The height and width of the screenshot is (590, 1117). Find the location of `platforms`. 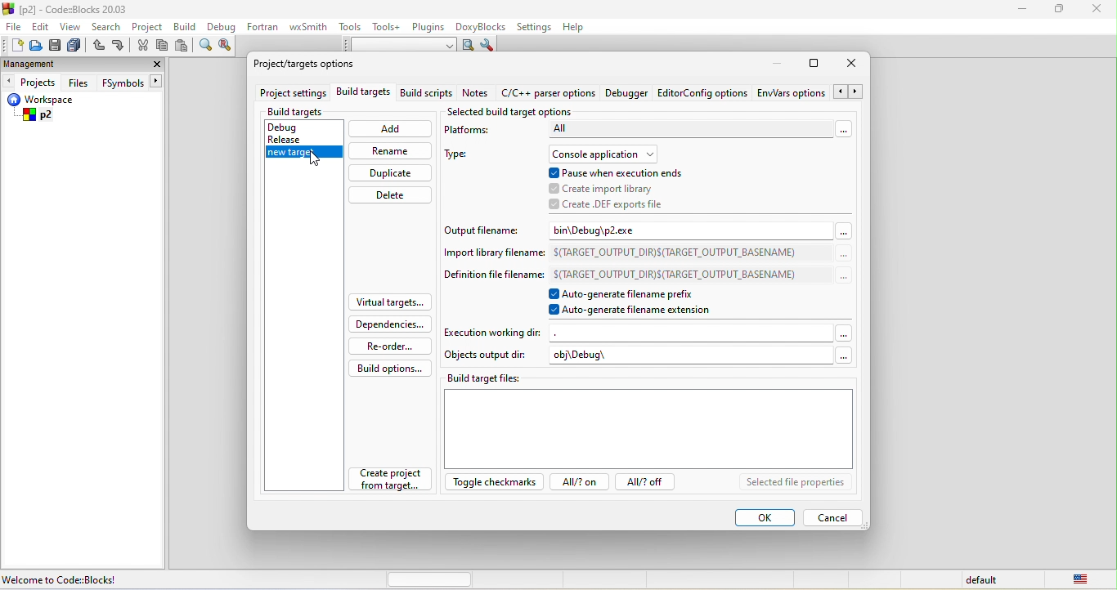

platforms is located at coordinates (478, 132).